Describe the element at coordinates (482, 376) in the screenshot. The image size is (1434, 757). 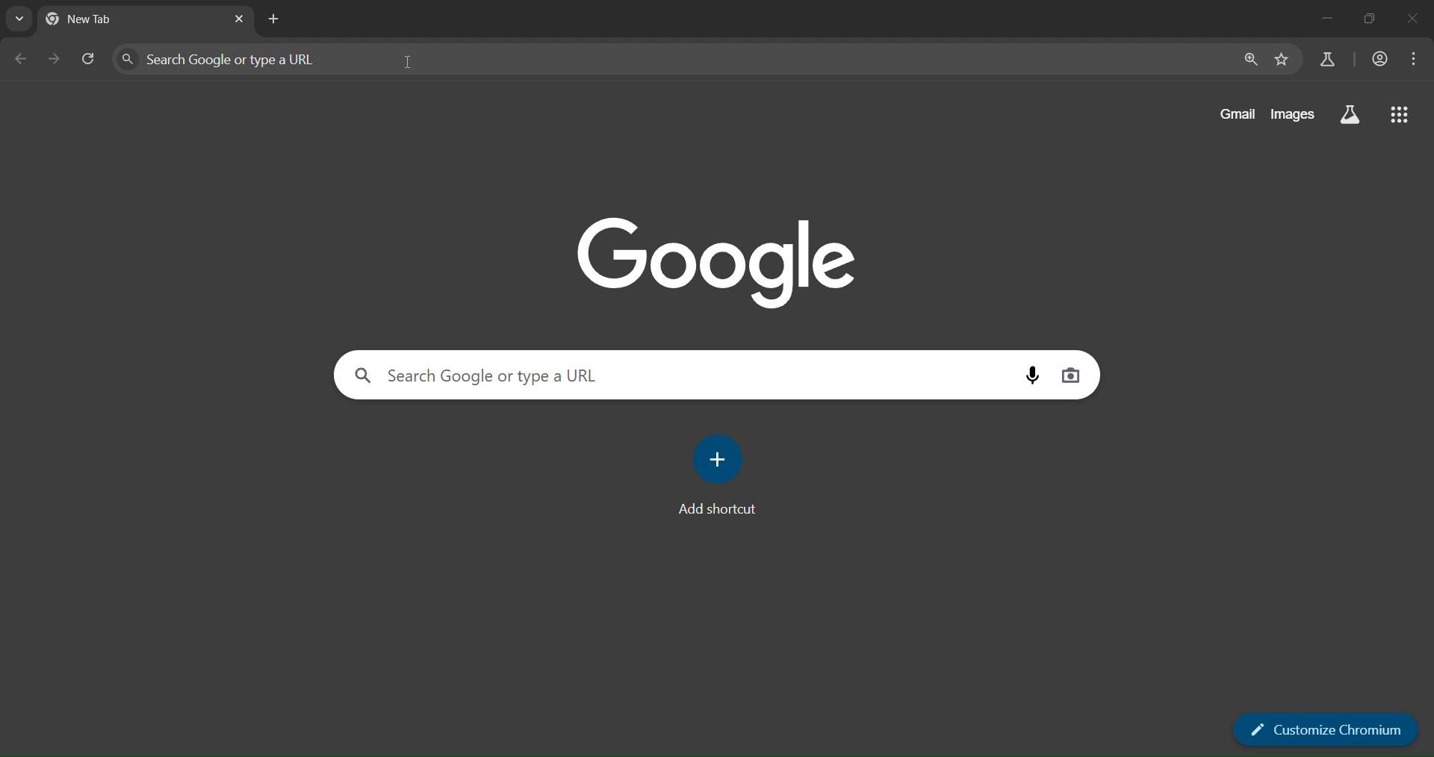
I see `Search Google or type a URL` at that location.